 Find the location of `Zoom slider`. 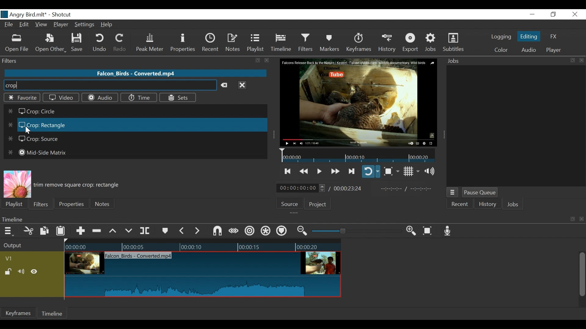

Zoom slider is located at coordinates (358, 231).